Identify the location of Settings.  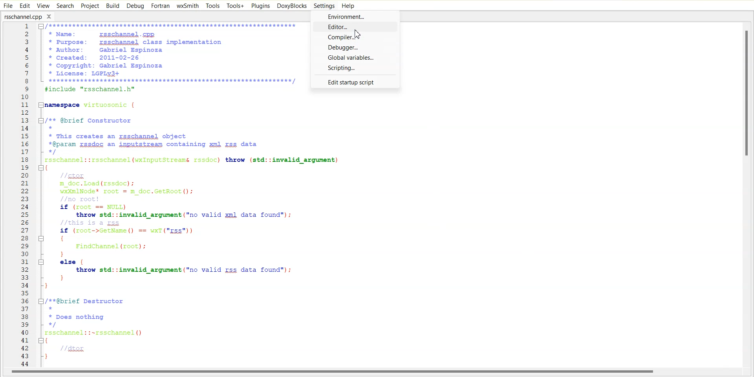
(325, 5).